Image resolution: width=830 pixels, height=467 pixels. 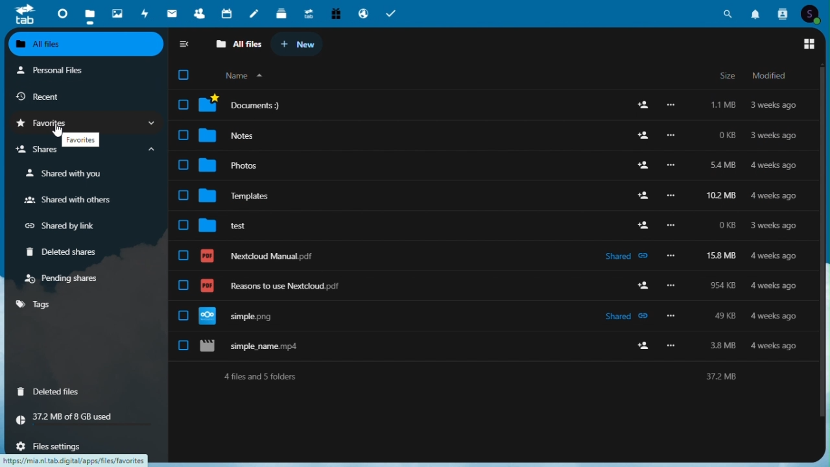 I want to click on Shared by link, so click(x=60, y=226).